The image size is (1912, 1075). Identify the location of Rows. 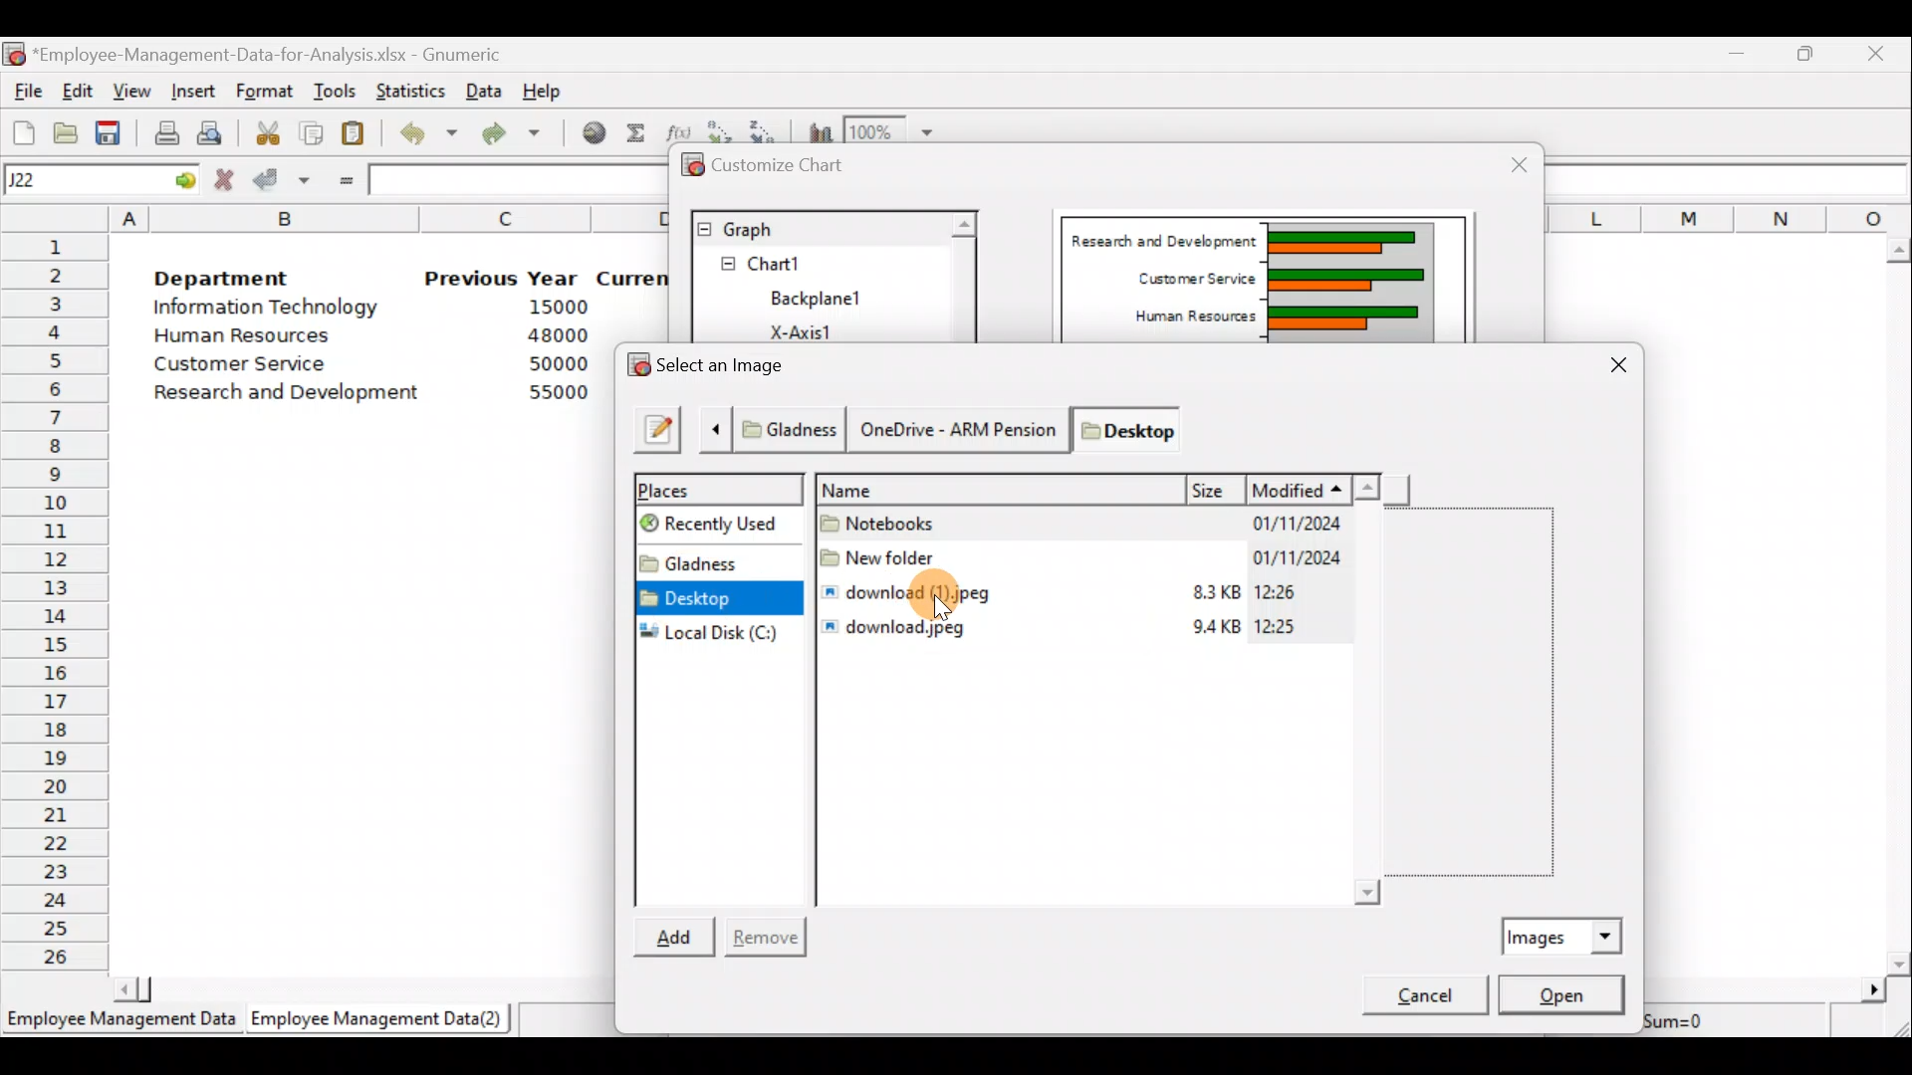
(56, 603).